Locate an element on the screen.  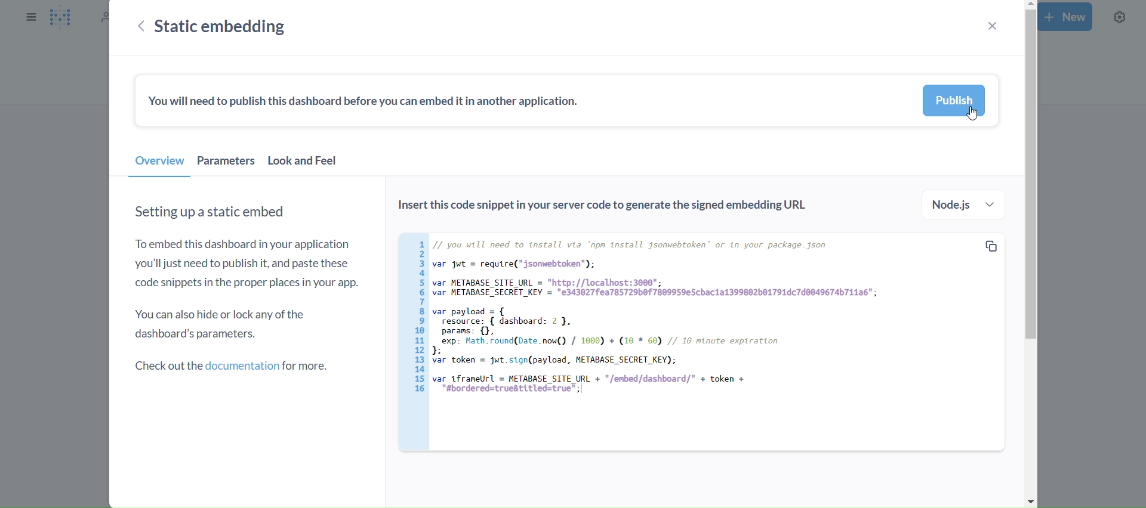
parameters is located at coordinates (226, 163).